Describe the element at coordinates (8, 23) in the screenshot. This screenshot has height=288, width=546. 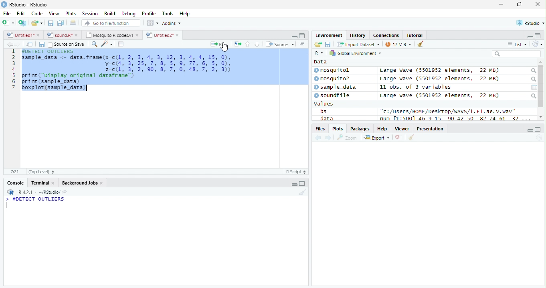
I see `new file` at that location.